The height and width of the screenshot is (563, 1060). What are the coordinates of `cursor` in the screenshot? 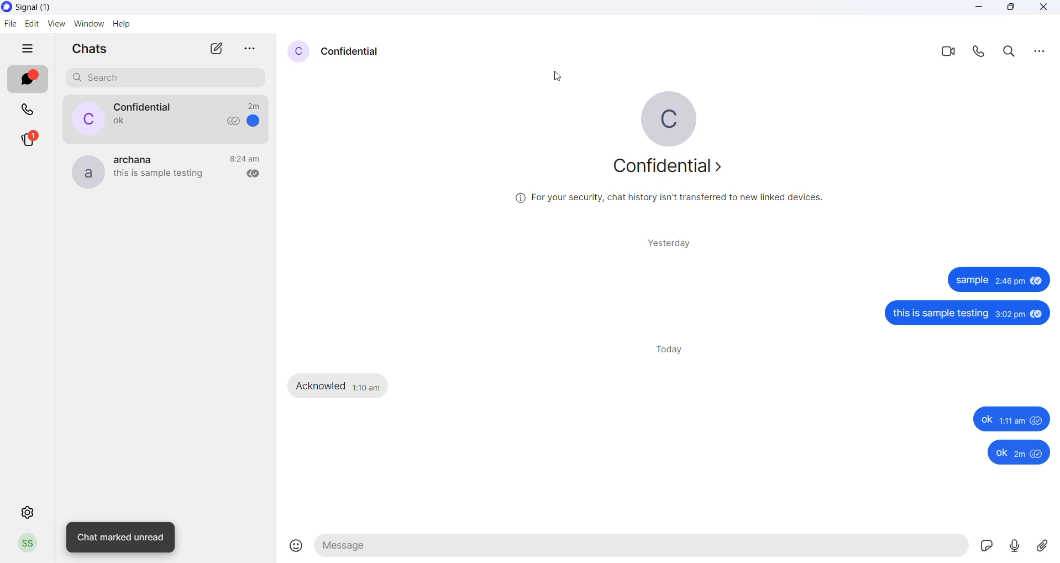 It's located at (564, 80).